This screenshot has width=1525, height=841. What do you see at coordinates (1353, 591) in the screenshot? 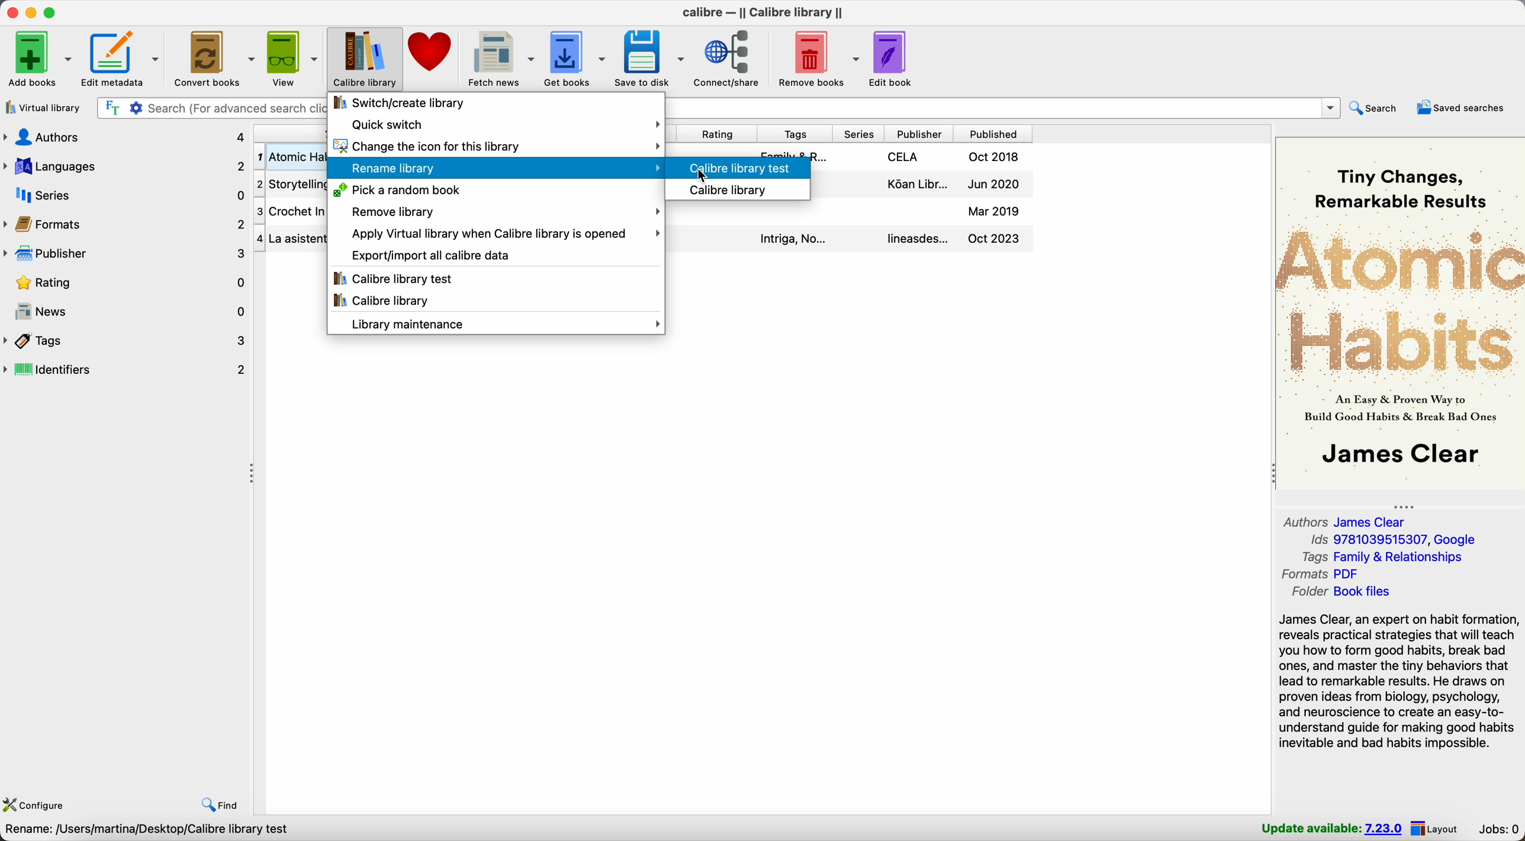
I see `folder Book files` at bounding box center [1353, 591].